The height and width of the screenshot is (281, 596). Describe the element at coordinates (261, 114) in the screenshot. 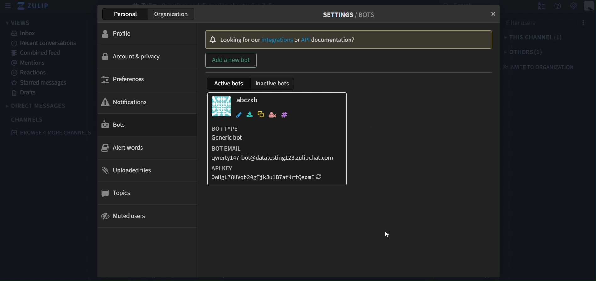

I see `copy zuliprc` at that location.